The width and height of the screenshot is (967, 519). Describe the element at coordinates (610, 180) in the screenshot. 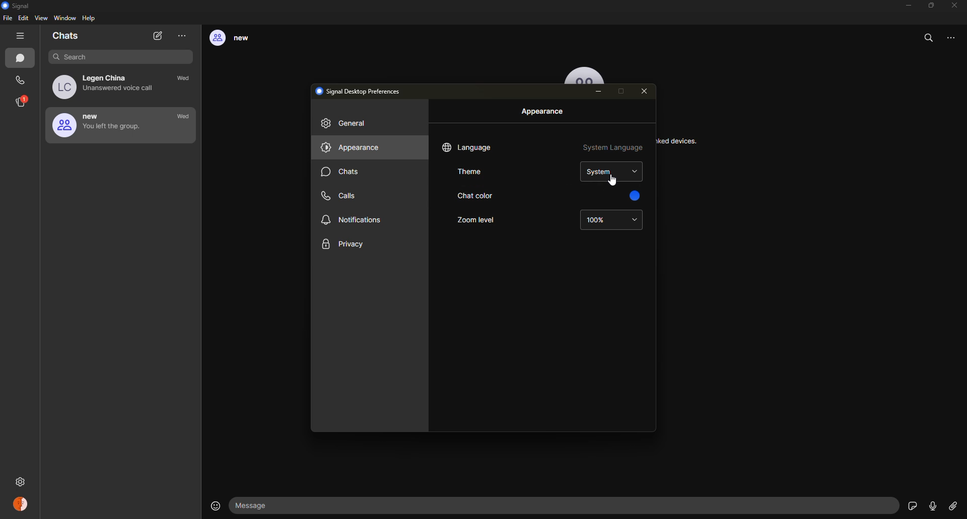

I see `pointer cursor` at that location.